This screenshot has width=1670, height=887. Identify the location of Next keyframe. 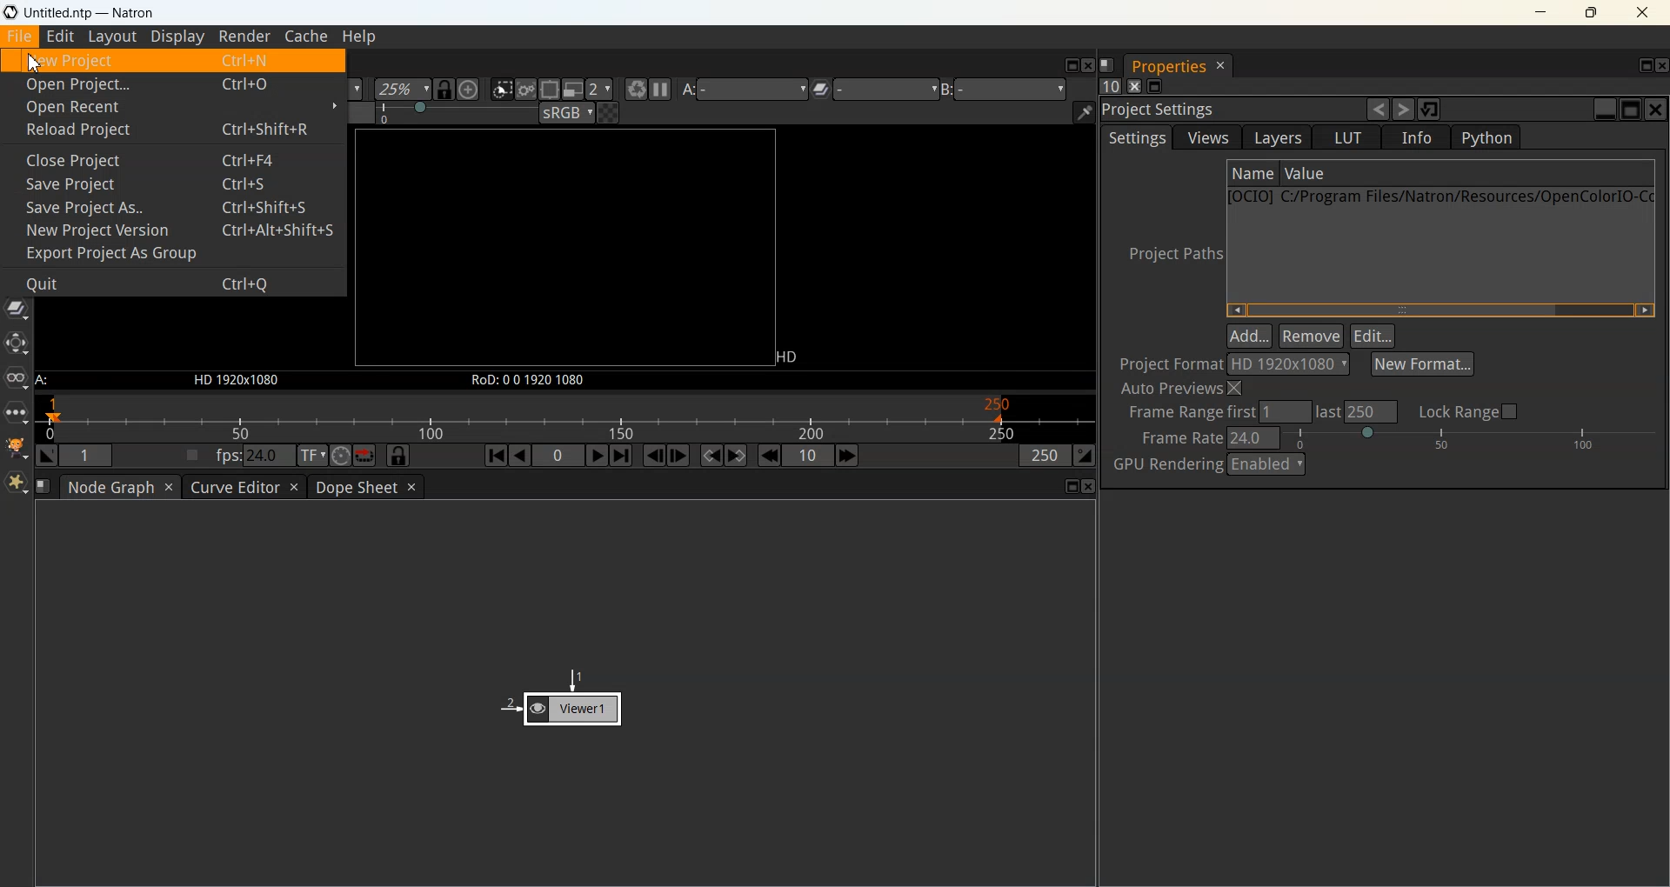
(735, 456).